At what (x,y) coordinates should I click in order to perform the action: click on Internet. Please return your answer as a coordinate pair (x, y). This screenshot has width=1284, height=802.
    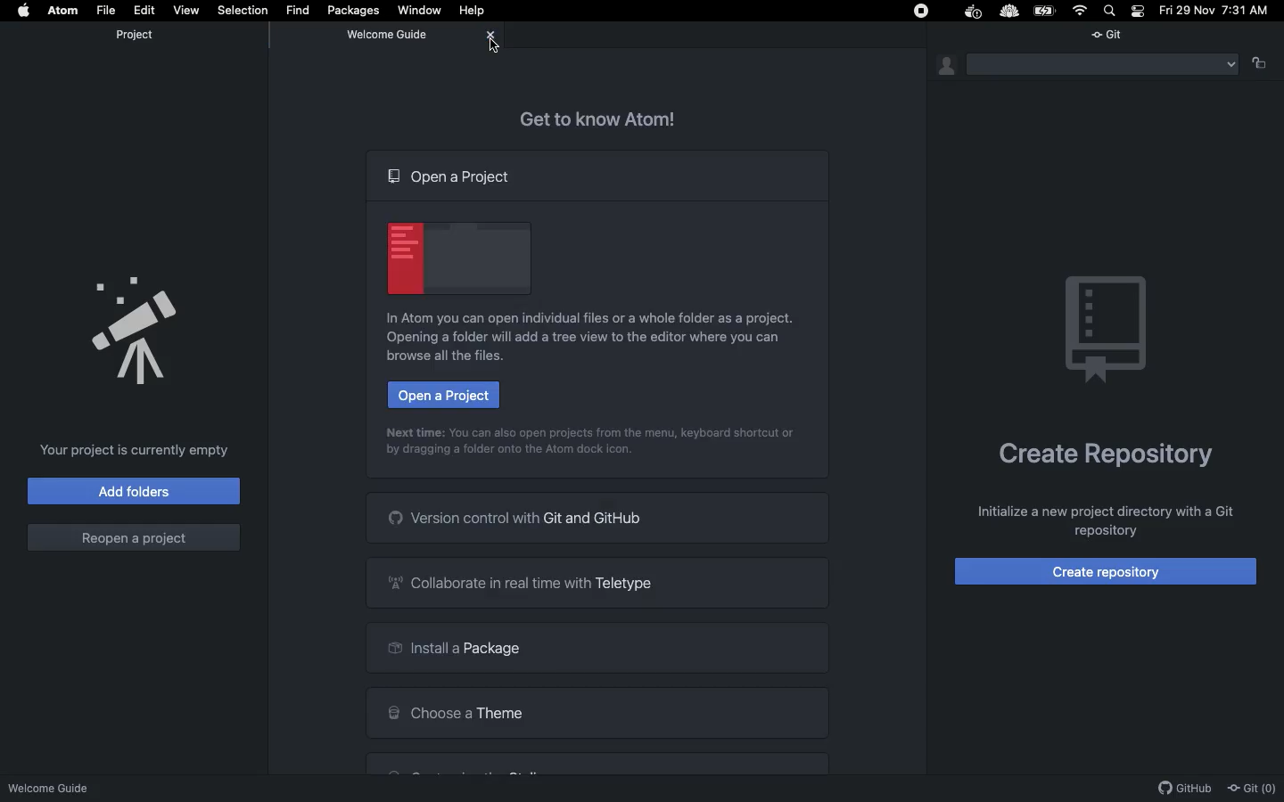
    Looking at the image, I should click on (1081, 10).